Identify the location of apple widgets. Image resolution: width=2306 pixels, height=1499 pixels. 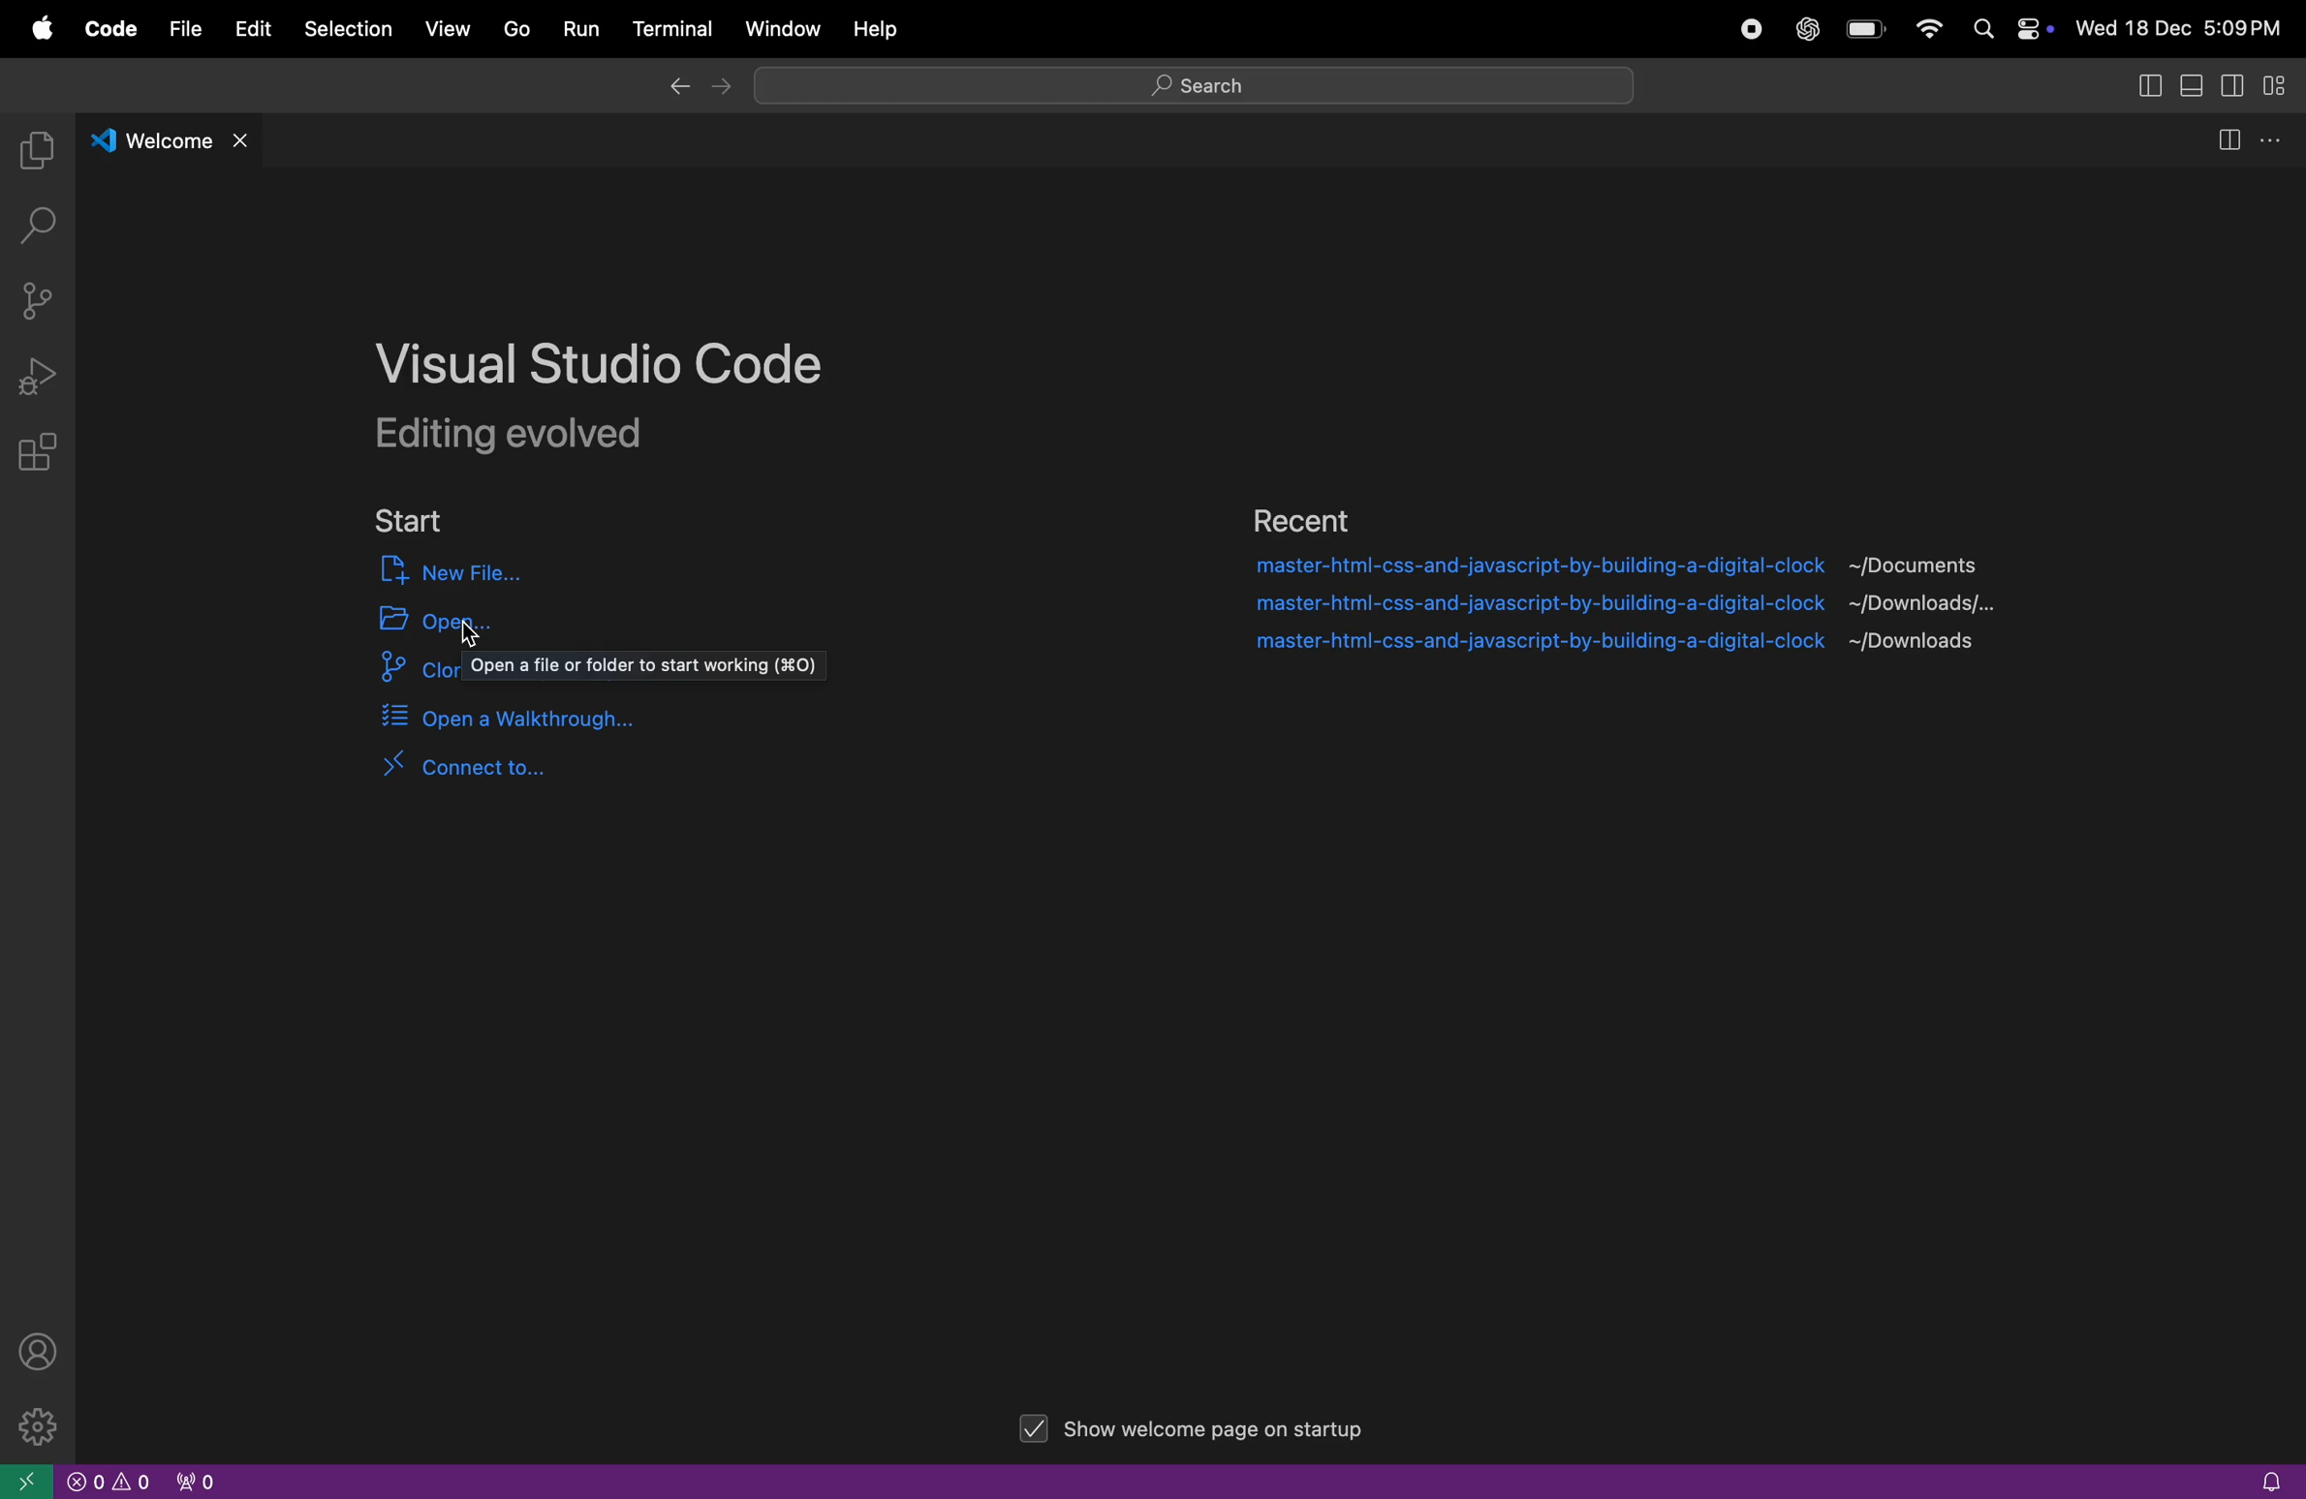
(2009, 27).